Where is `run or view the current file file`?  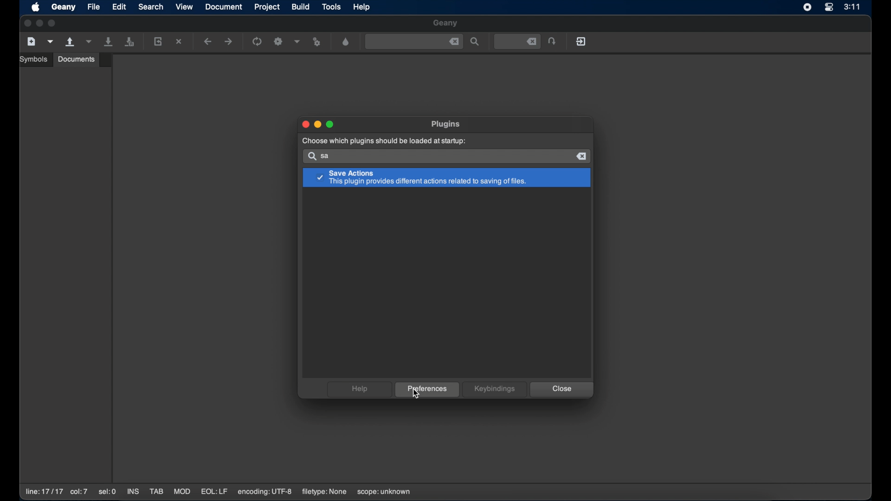 run or view the current file file is located at coordinates (318, 42).